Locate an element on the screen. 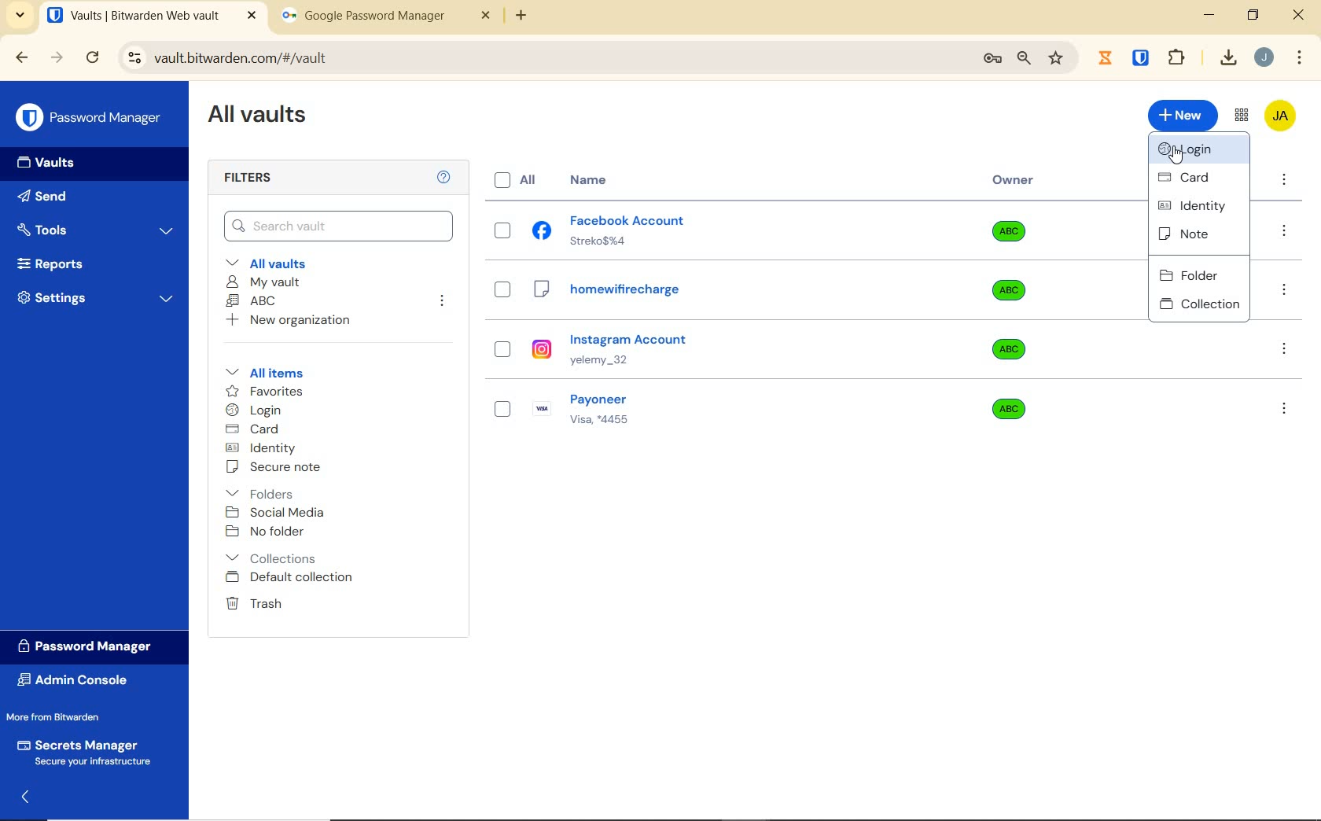 This screenshot has height=821, width=1321. identity is located at coordinates (1194, 206).